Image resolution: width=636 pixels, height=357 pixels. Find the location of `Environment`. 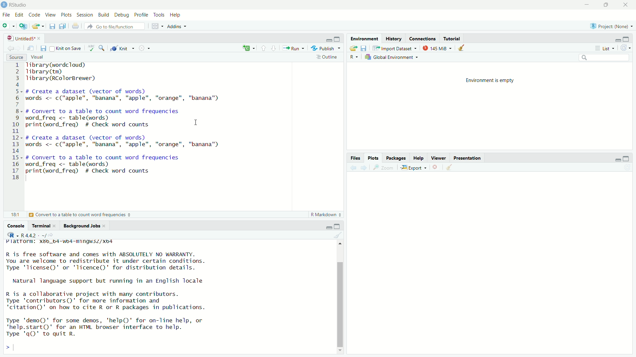

Environment is located at coordinates (364, 39).